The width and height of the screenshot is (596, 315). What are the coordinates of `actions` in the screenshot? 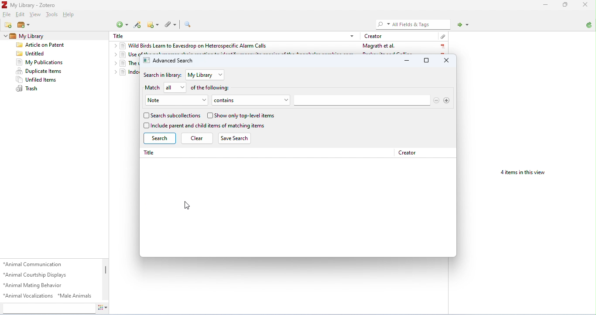 It's located at (102, 307).